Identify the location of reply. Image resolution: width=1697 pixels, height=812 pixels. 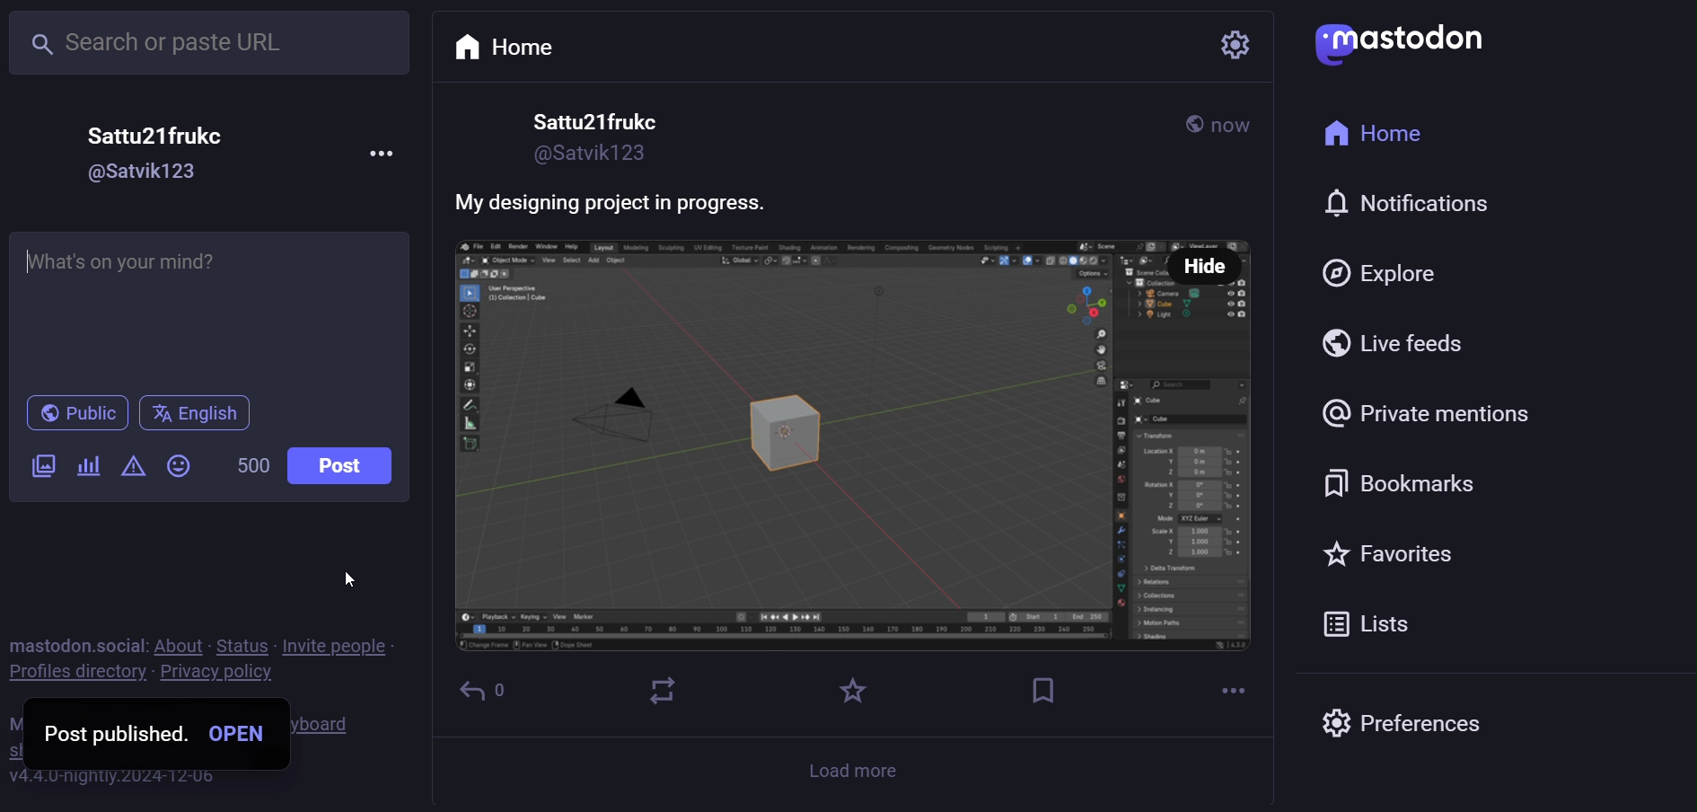
(479, 693).